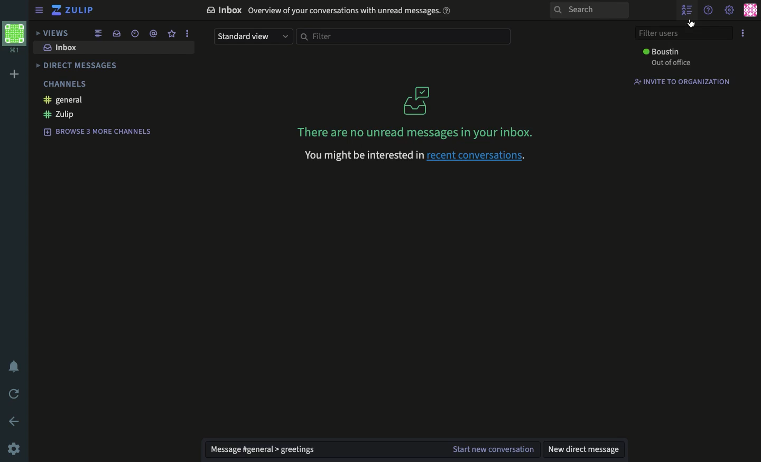 The width and height of the screenshot is (761, 462). Describe the element at coordinates (689, 10) in the screenshot. I see `show user list` at that location.